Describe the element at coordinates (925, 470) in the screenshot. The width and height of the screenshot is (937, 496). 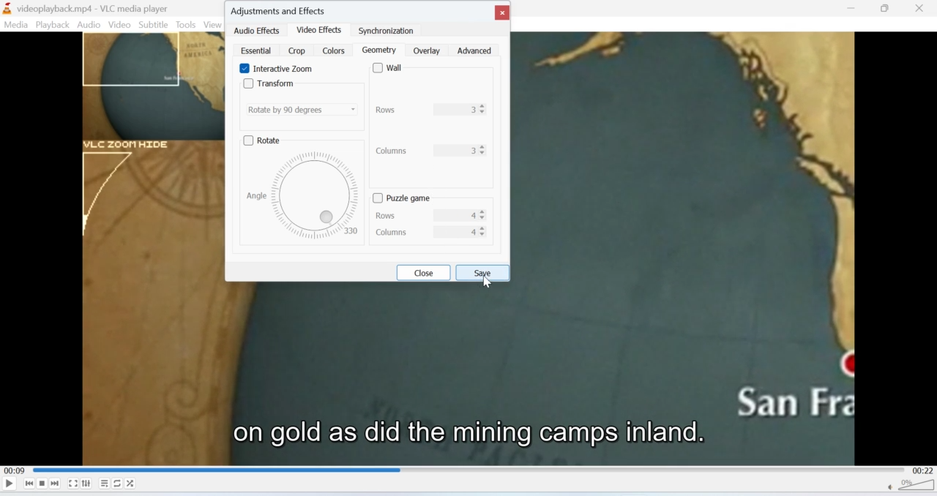
I see `00:22` at that location.